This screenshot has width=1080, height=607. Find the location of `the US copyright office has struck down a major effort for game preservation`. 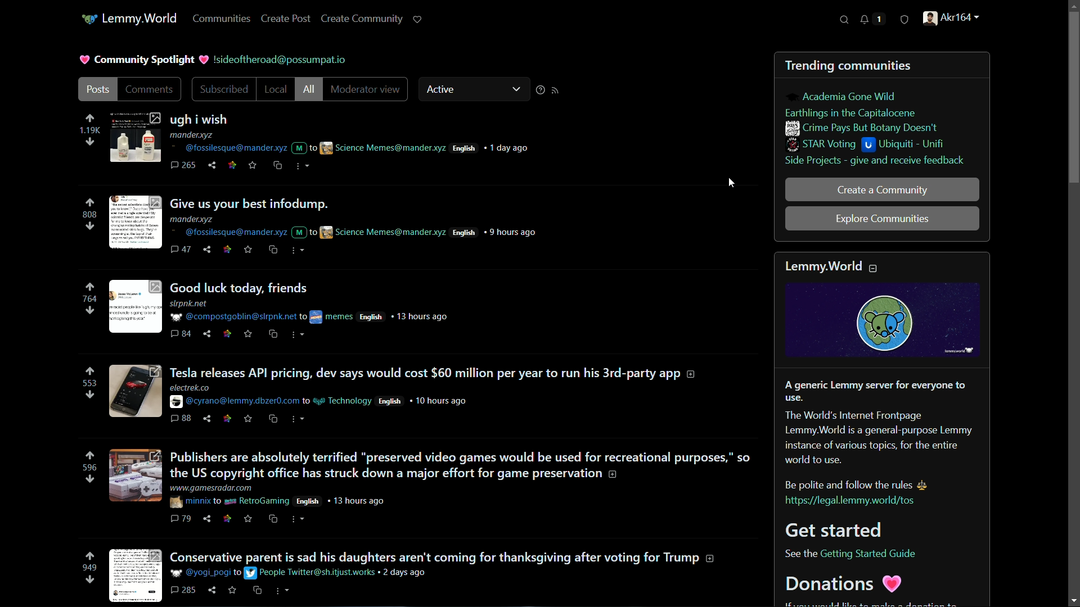

the US copyright office has struck down a major effort for game preservation is located at coordinates (386, 474).